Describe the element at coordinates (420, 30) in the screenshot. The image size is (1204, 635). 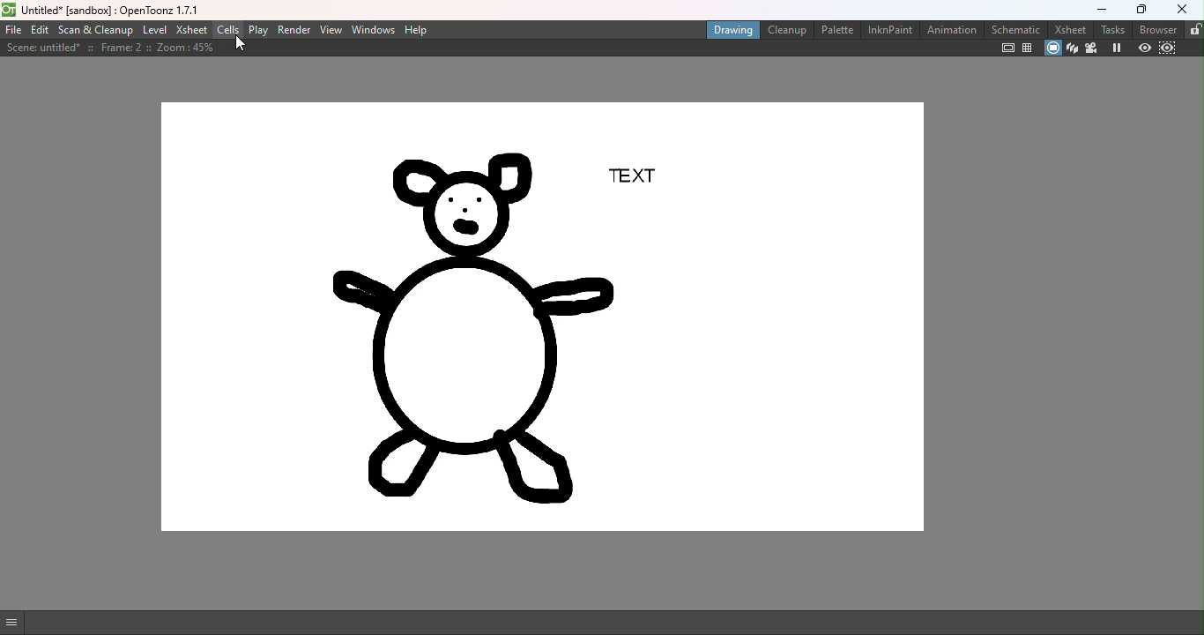
I see `Help` at that location.